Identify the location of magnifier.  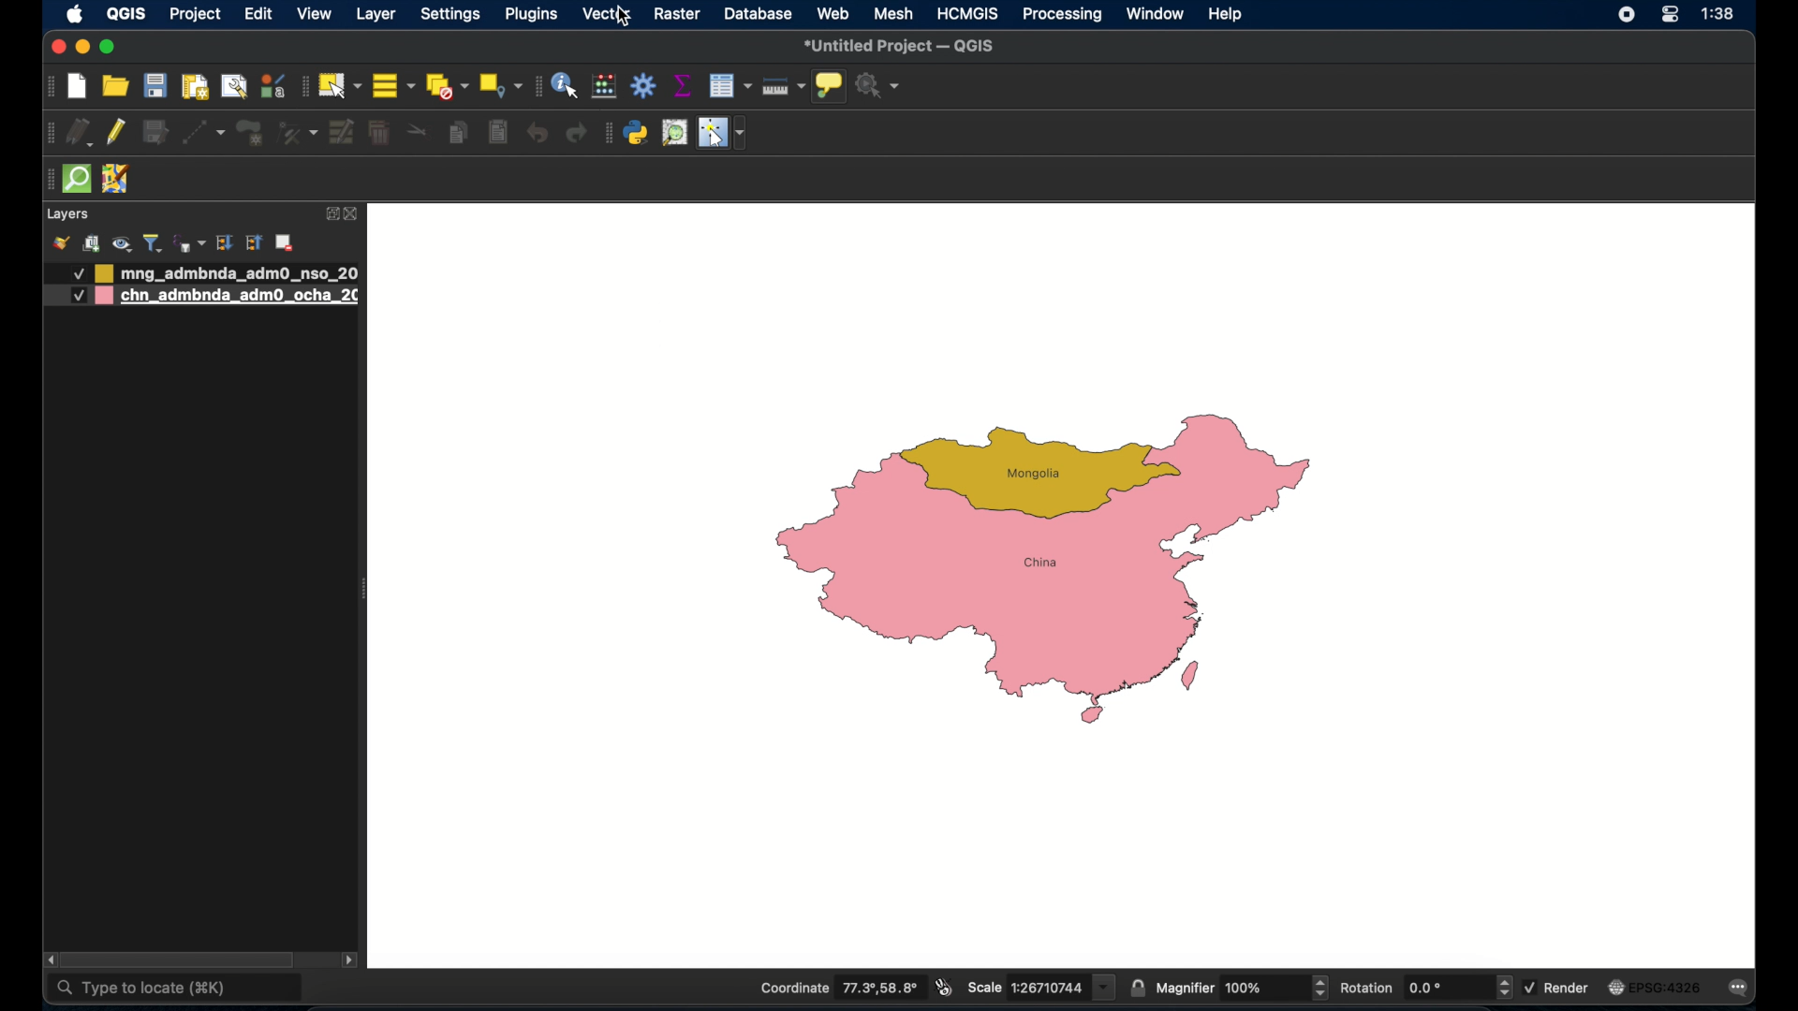
(1243, 989).